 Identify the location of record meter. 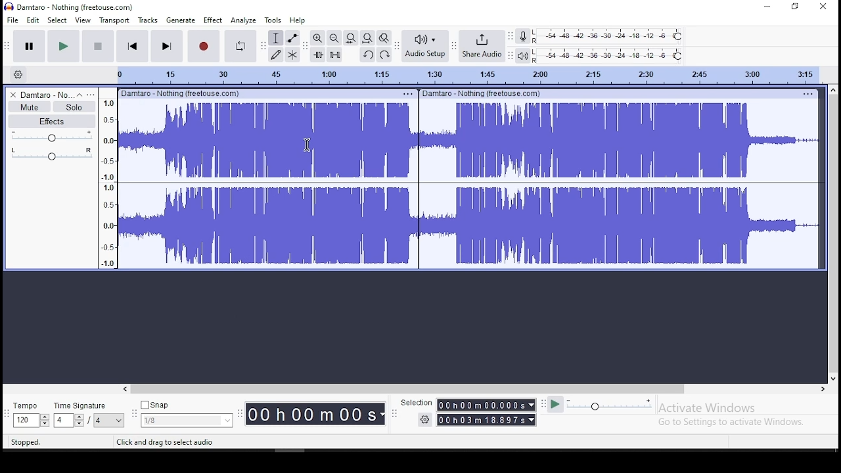
(522, 37).